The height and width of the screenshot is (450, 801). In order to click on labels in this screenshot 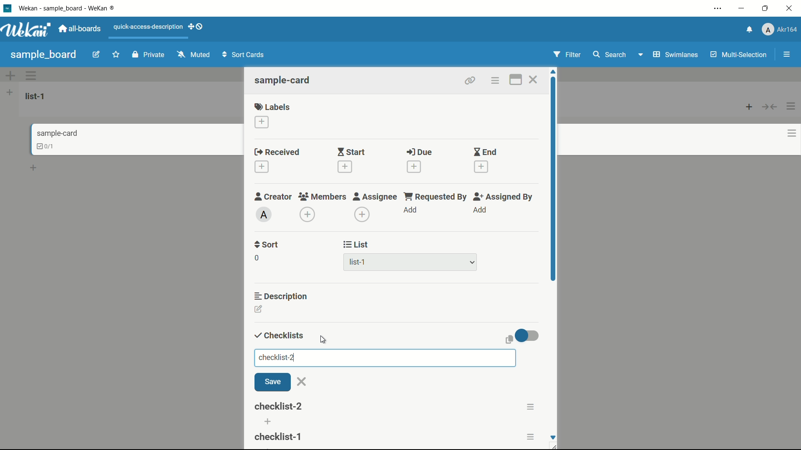, I will do `click(272, 106)`.